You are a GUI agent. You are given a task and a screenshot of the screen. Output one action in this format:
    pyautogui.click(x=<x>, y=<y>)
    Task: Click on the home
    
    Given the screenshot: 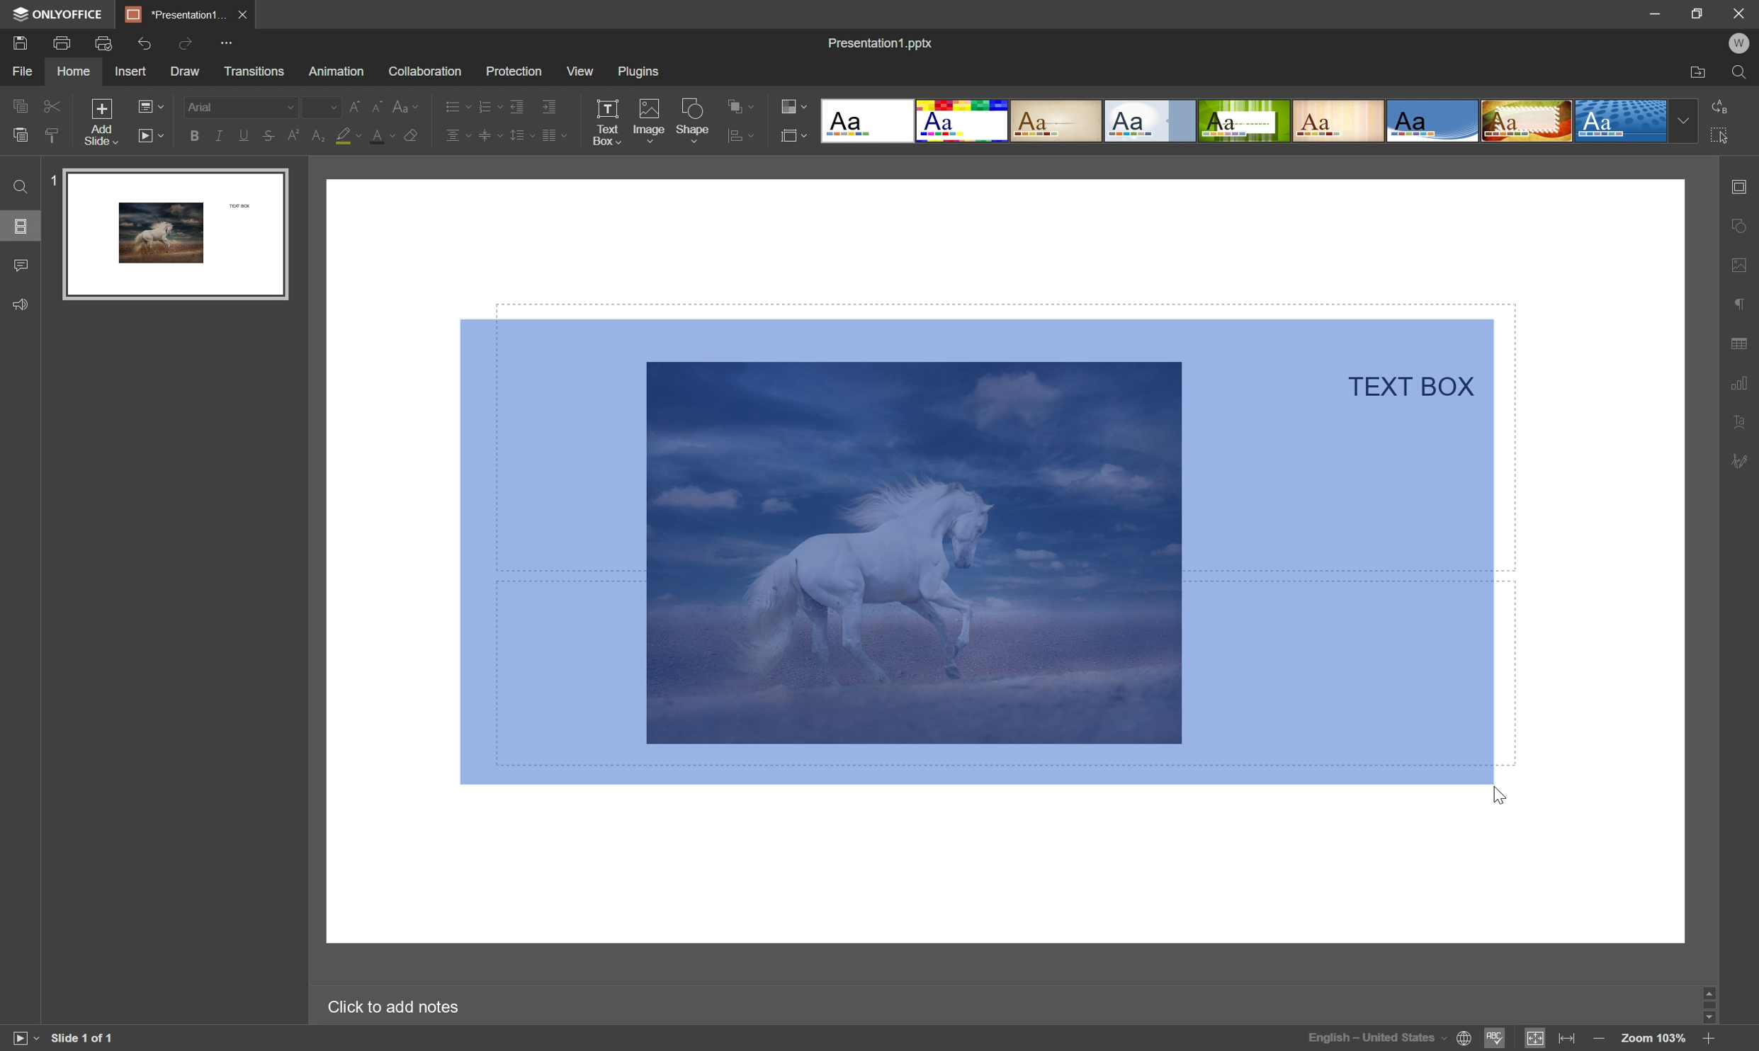 What is the action you would take?
    pyautogui.click(x=73, y=72)
    